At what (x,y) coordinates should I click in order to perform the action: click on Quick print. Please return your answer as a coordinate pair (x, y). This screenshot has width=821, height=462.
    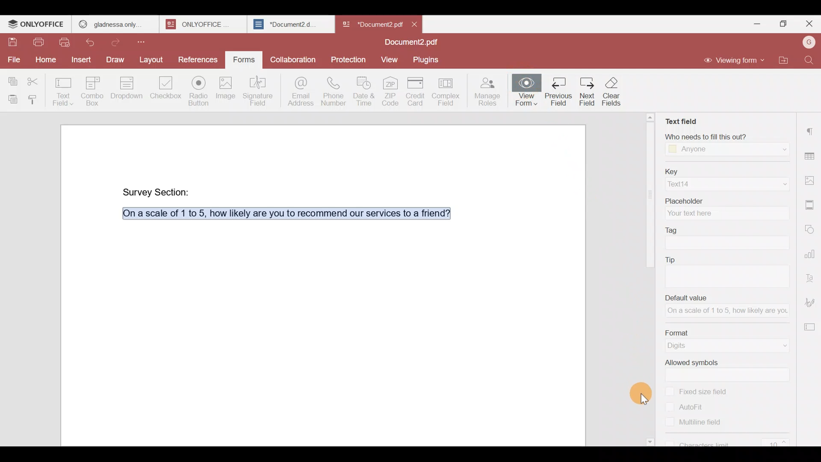
    Looking at the image, I should click on (68, 42).